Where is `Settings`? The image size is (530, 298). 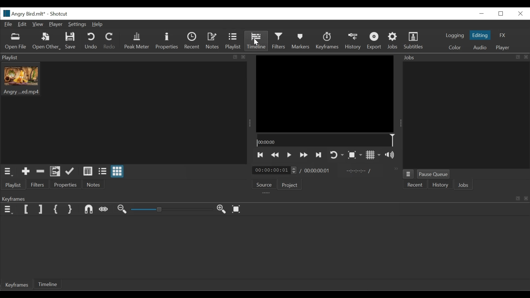 Settings is located at coordinates (78, 25).